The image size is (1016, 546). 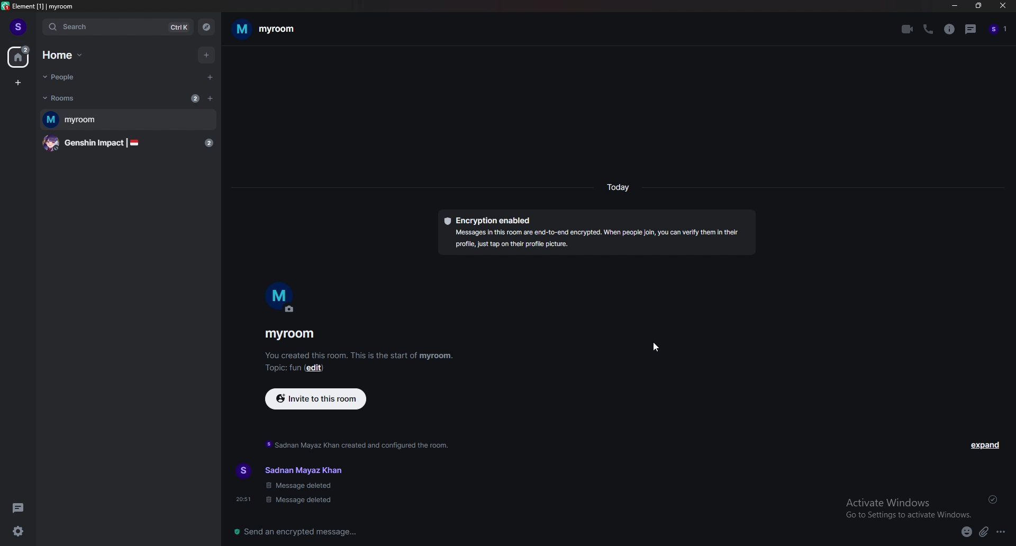 What do you see at coordinates (130, 143) in the screenshot?
I see `genshin impact |` at bounding box center [130, 143].